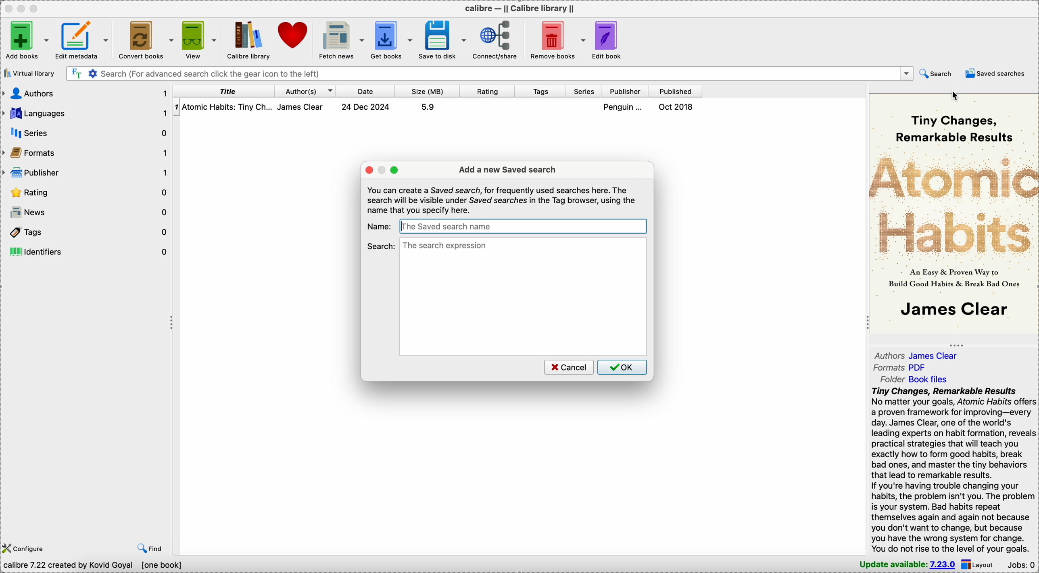  Describe the element at coordinates (145, 39) in the screenshot. I see `convert books` at that location.